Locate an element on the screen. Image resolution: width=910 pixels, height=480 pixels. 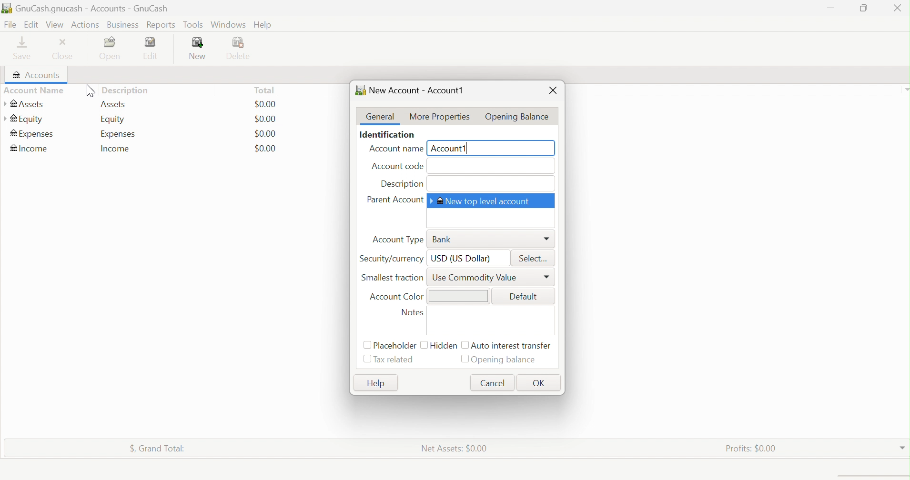
$0.00 is located at coordinates (265, 104).